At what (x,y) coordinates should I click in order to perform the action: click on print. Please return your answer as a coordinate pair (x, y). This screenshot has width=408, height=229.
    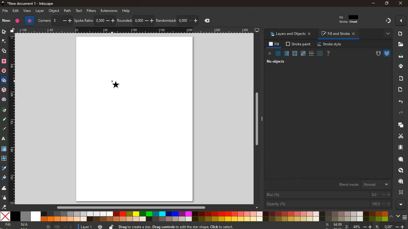
    Looking at the image, I should click on (400, 67).